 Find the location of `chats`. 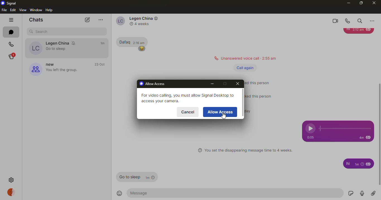

chats is located at coordinates (11, 32).